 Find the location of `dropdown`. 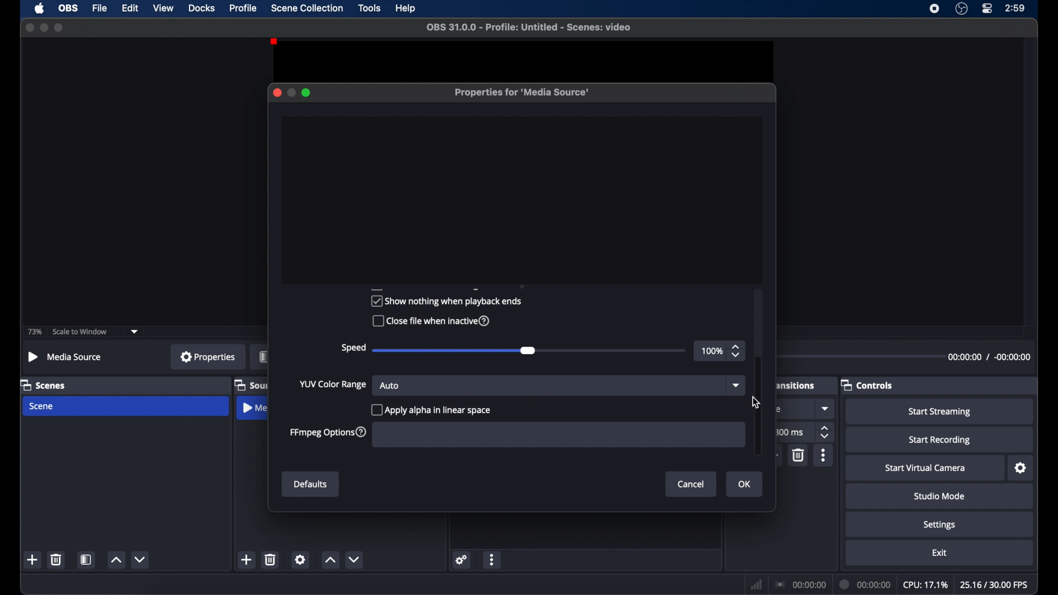

dropdown is located at coordinates (826, 408).